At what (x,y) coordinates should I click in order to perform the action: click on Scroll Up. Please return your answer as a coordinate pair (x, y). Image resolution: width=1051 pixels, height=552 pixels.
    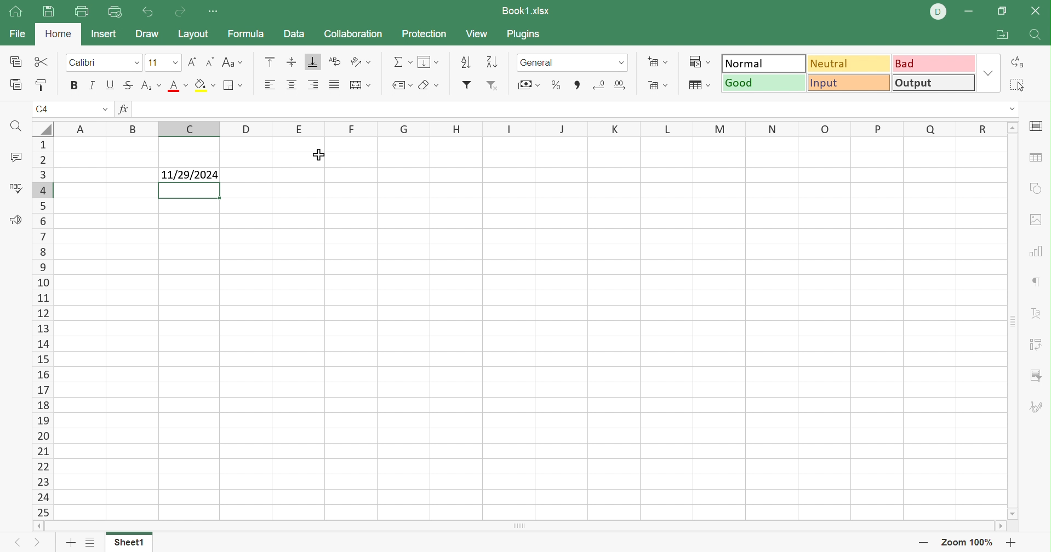
    Looking at the image, I should click on (1013, 128).